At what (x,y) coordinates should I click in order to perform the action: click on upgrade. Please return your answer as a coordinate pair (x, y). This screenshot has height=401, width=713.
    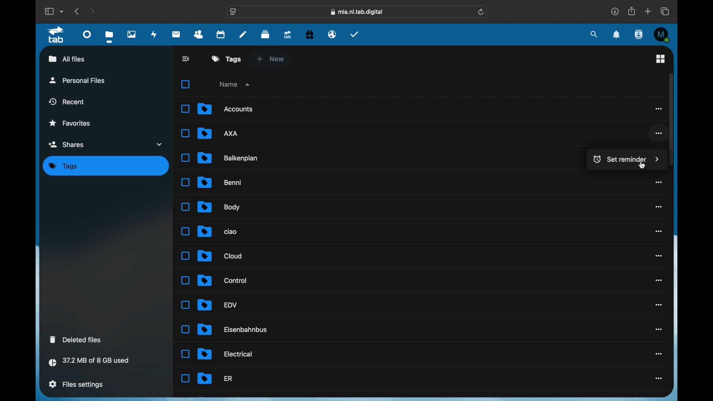
    Looking at the image, I should click on (287, 34).